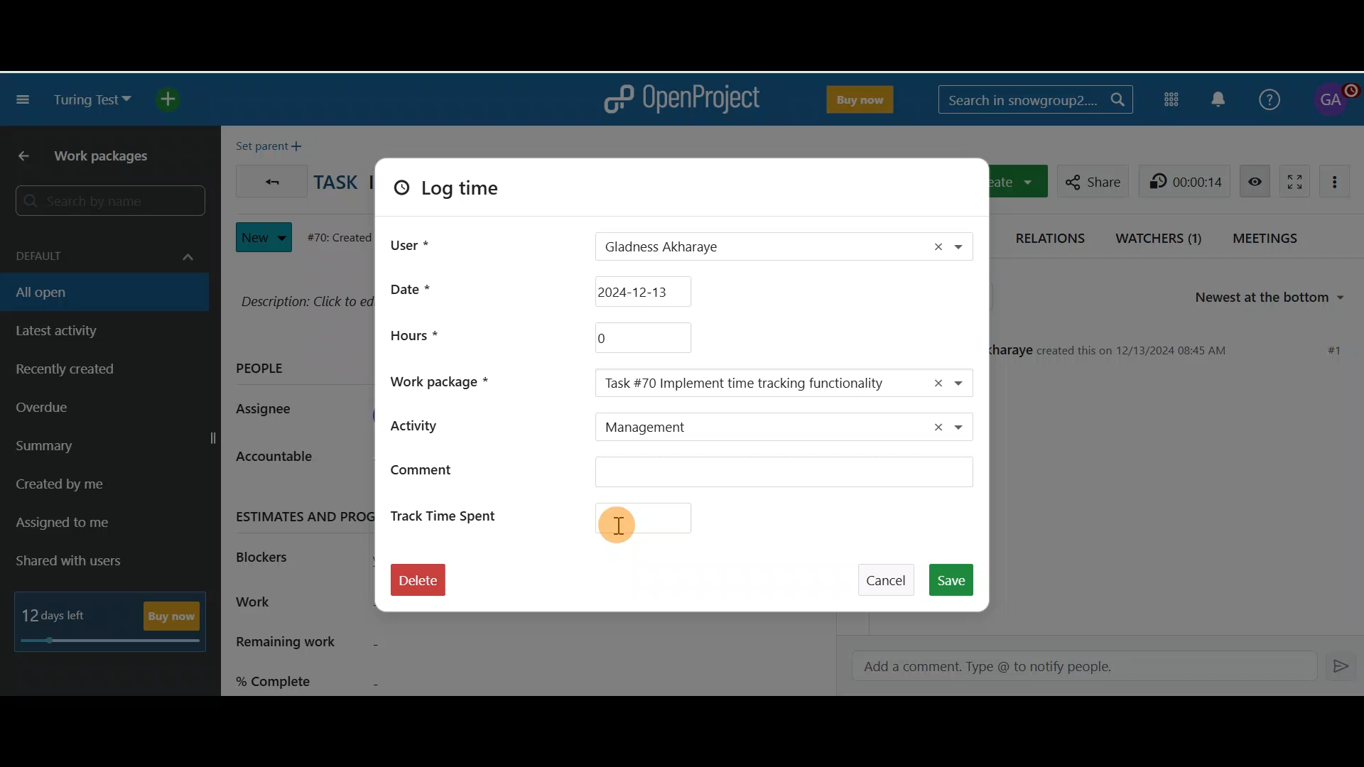  What do you see at coordinates (303, 300) in the screenshot?
I see `Description: Click to edit...` at bounding box center [303, 300].